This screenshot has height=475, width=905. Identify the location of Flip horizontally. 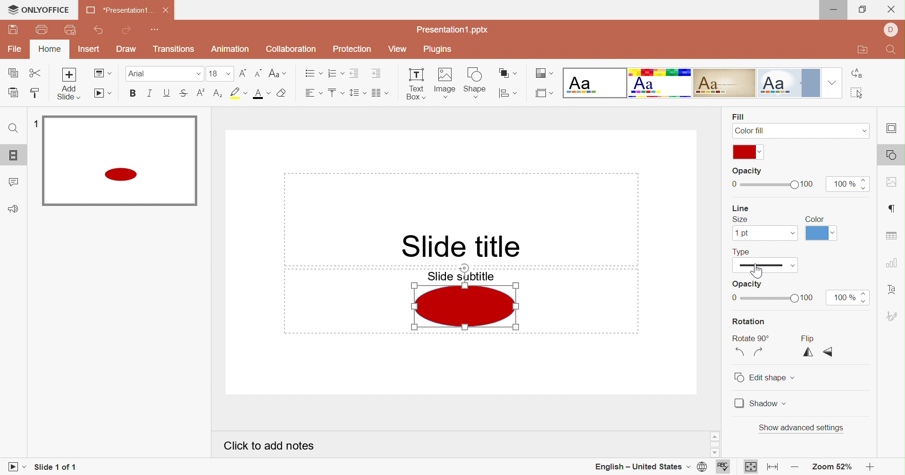
(807, 352).